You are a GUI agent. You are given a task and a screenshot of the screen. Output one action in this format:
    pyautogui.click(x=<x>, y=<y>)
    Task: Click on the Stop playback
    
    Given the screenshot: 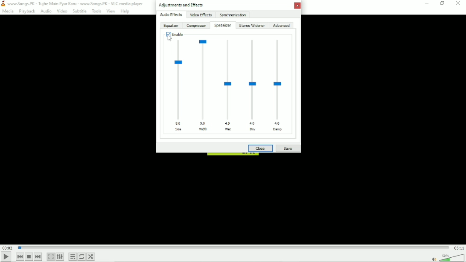 What is the action you would take?
    pyautogui.click(x=29, y=257)
    